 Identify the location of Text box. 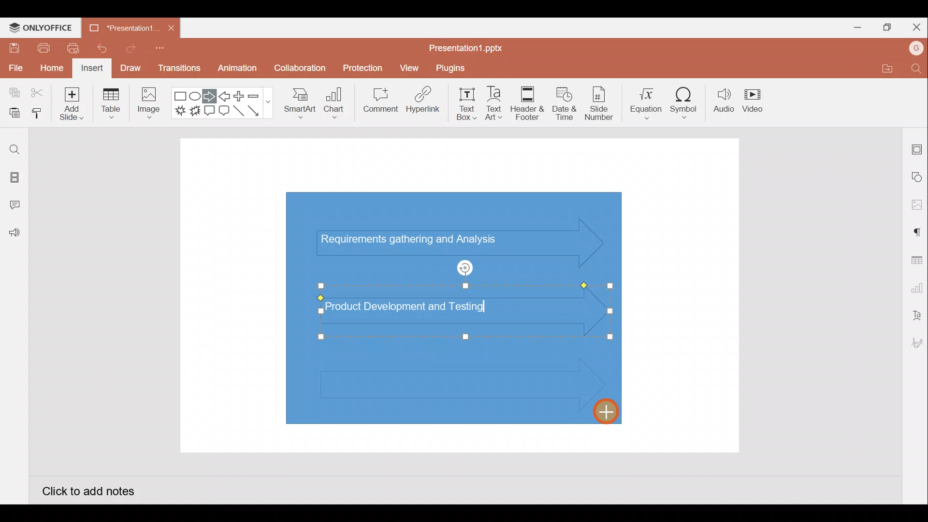
(467, 104).